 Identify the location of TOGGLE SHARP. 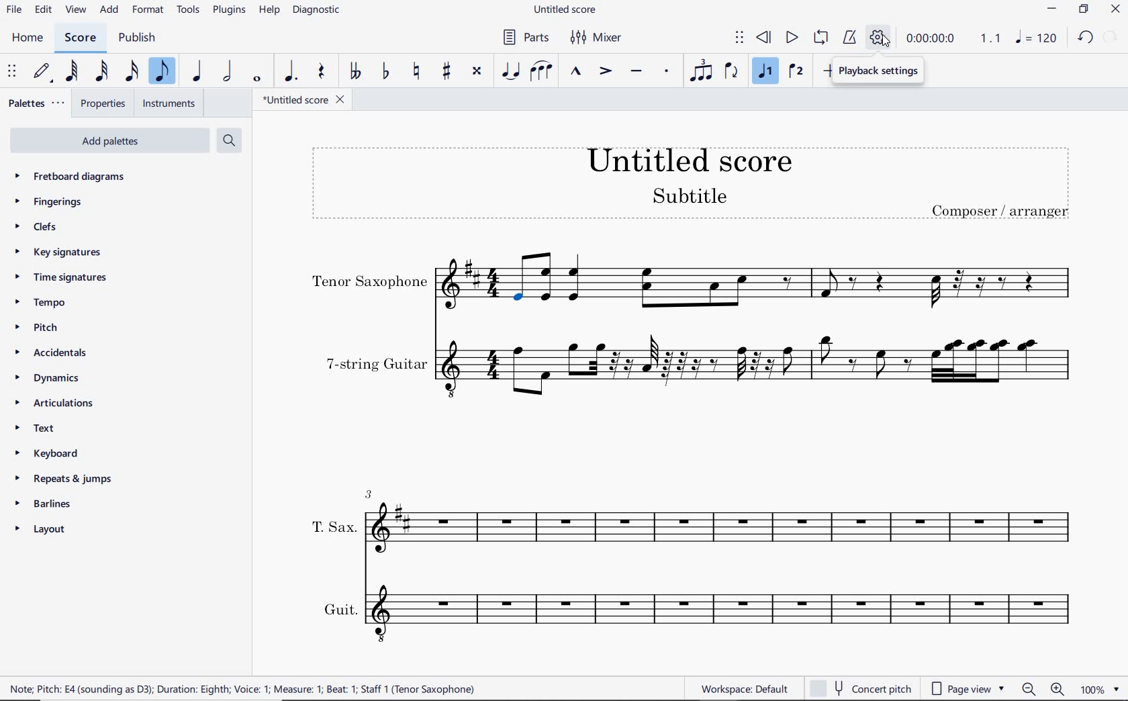
(447, 71).